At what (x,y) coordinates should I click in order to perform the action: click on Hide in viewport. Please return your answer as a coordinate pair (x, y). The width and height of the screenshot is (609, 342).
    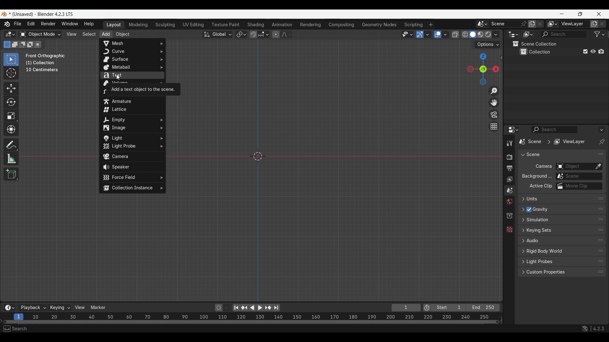
    Looking at the image, I should click on (593, 51).